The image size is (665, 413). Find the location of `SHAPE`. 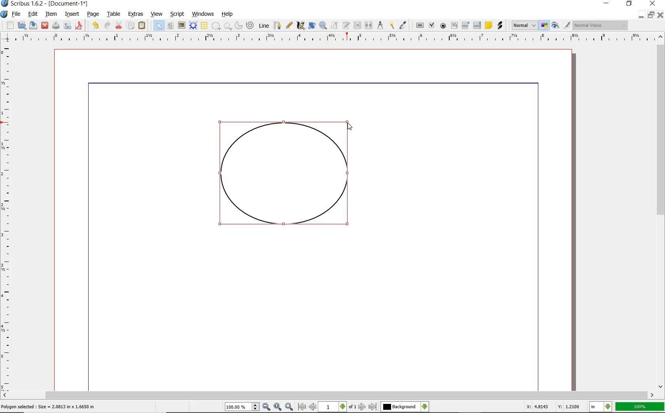

SHAPE is located at coordinates (216, 26).